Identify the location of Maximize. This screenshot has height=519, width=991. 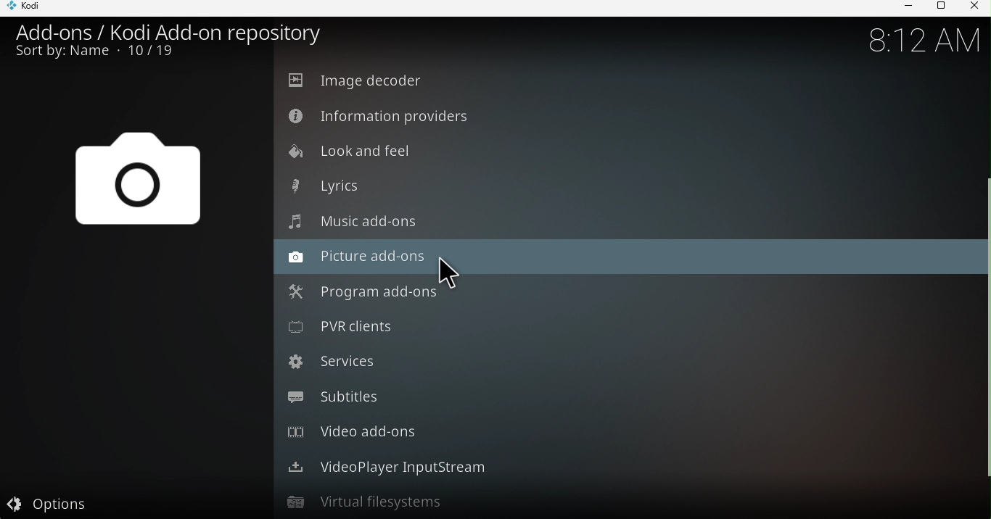
(938, 8).